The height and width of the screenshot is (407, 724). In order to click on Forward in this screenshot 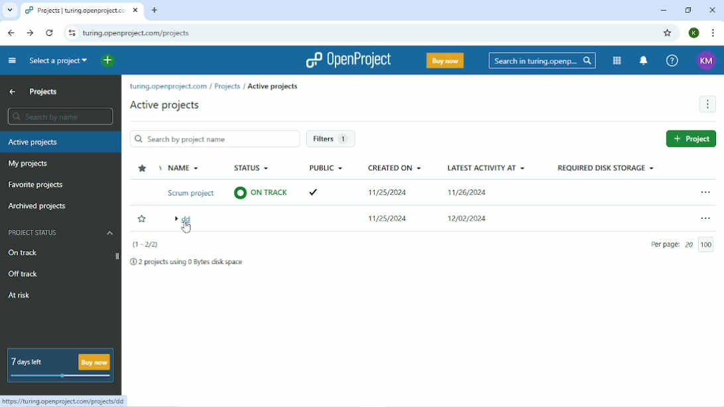, I will do `click(30, 32)`.